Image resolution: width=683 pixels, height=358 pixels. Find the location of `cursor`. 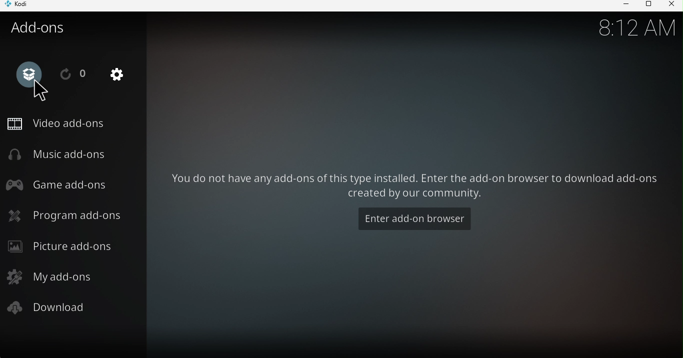

cursor is located at coordinates (42, 92).